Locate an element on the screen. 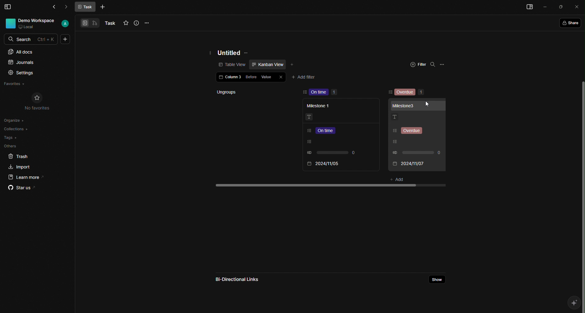  Trash is located at coordinates (18, 156).